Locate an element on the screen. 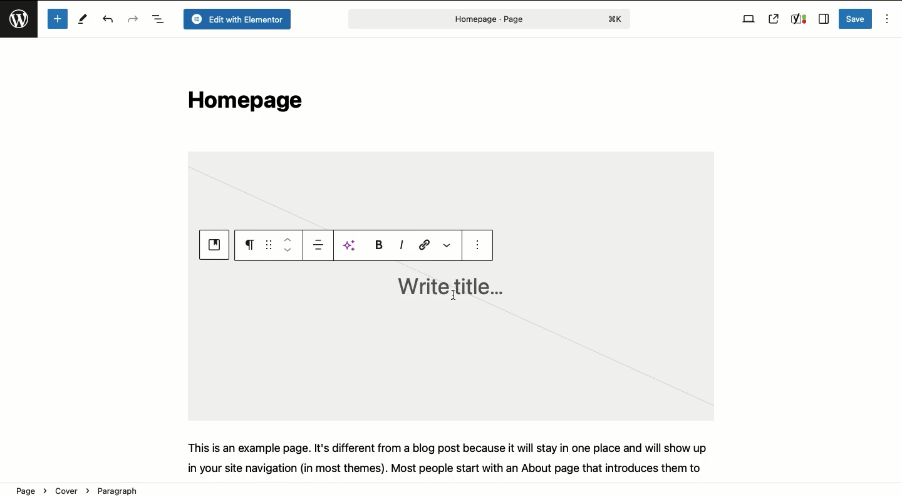  Link is located at coordinates (422, 246).